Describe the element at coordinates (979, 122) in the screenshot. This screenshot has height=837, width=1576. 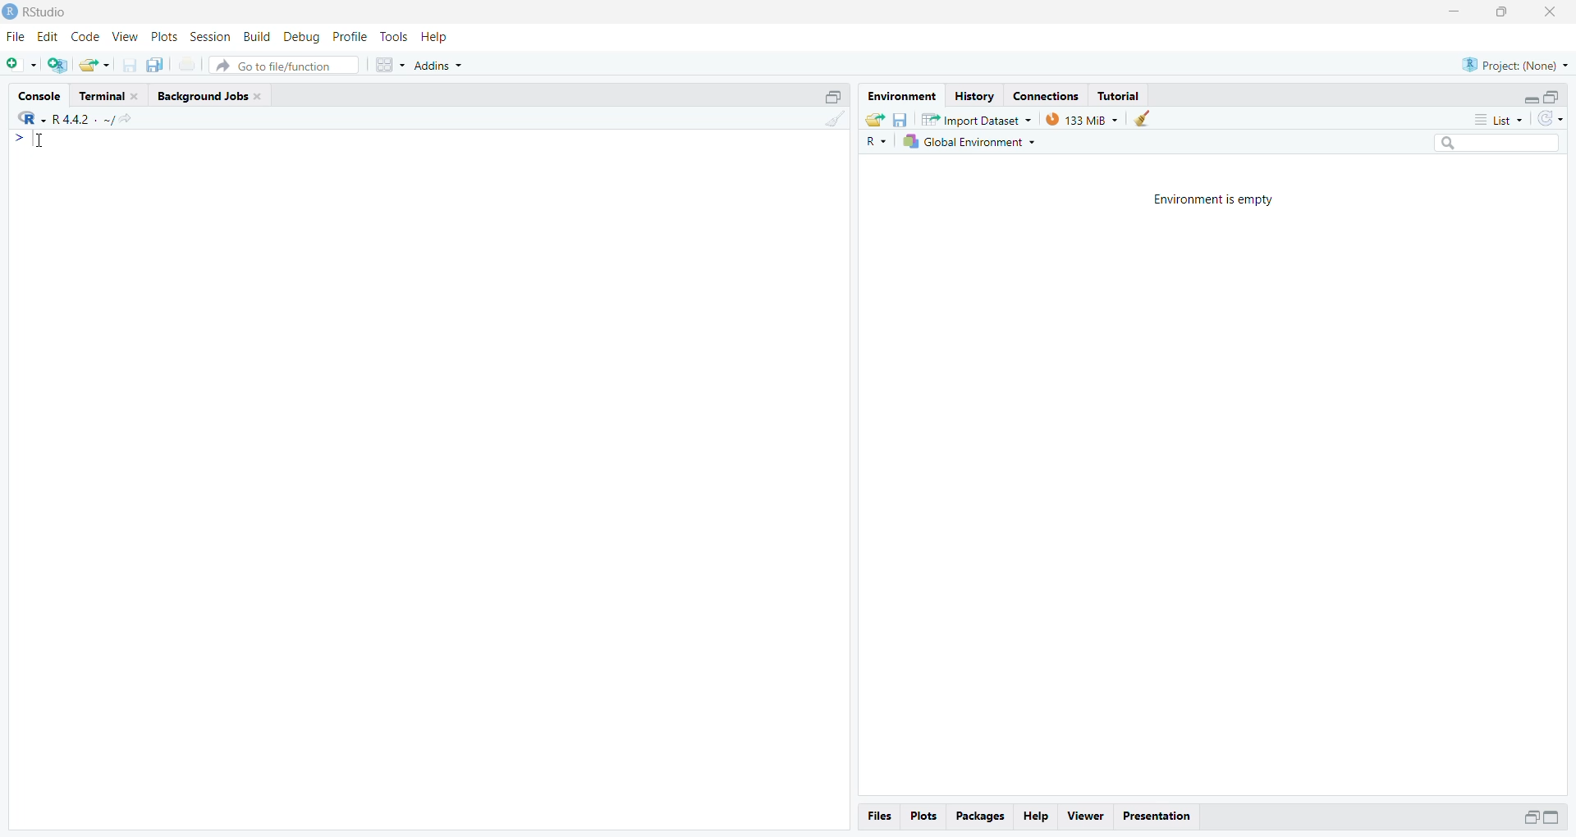
I see `Import Dataset` at that location.